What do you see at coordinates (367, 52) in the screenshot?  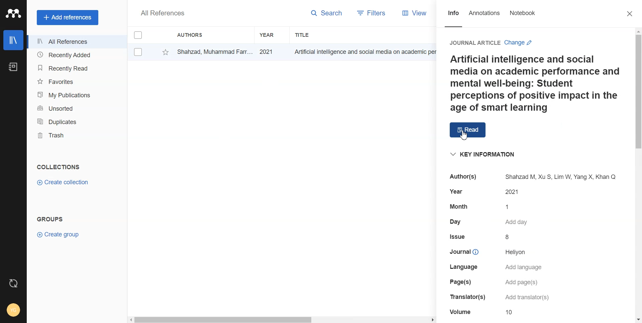 I see `Artificial Intelligence and social media on academic performance and mental...` at bounding box center [367, 52].